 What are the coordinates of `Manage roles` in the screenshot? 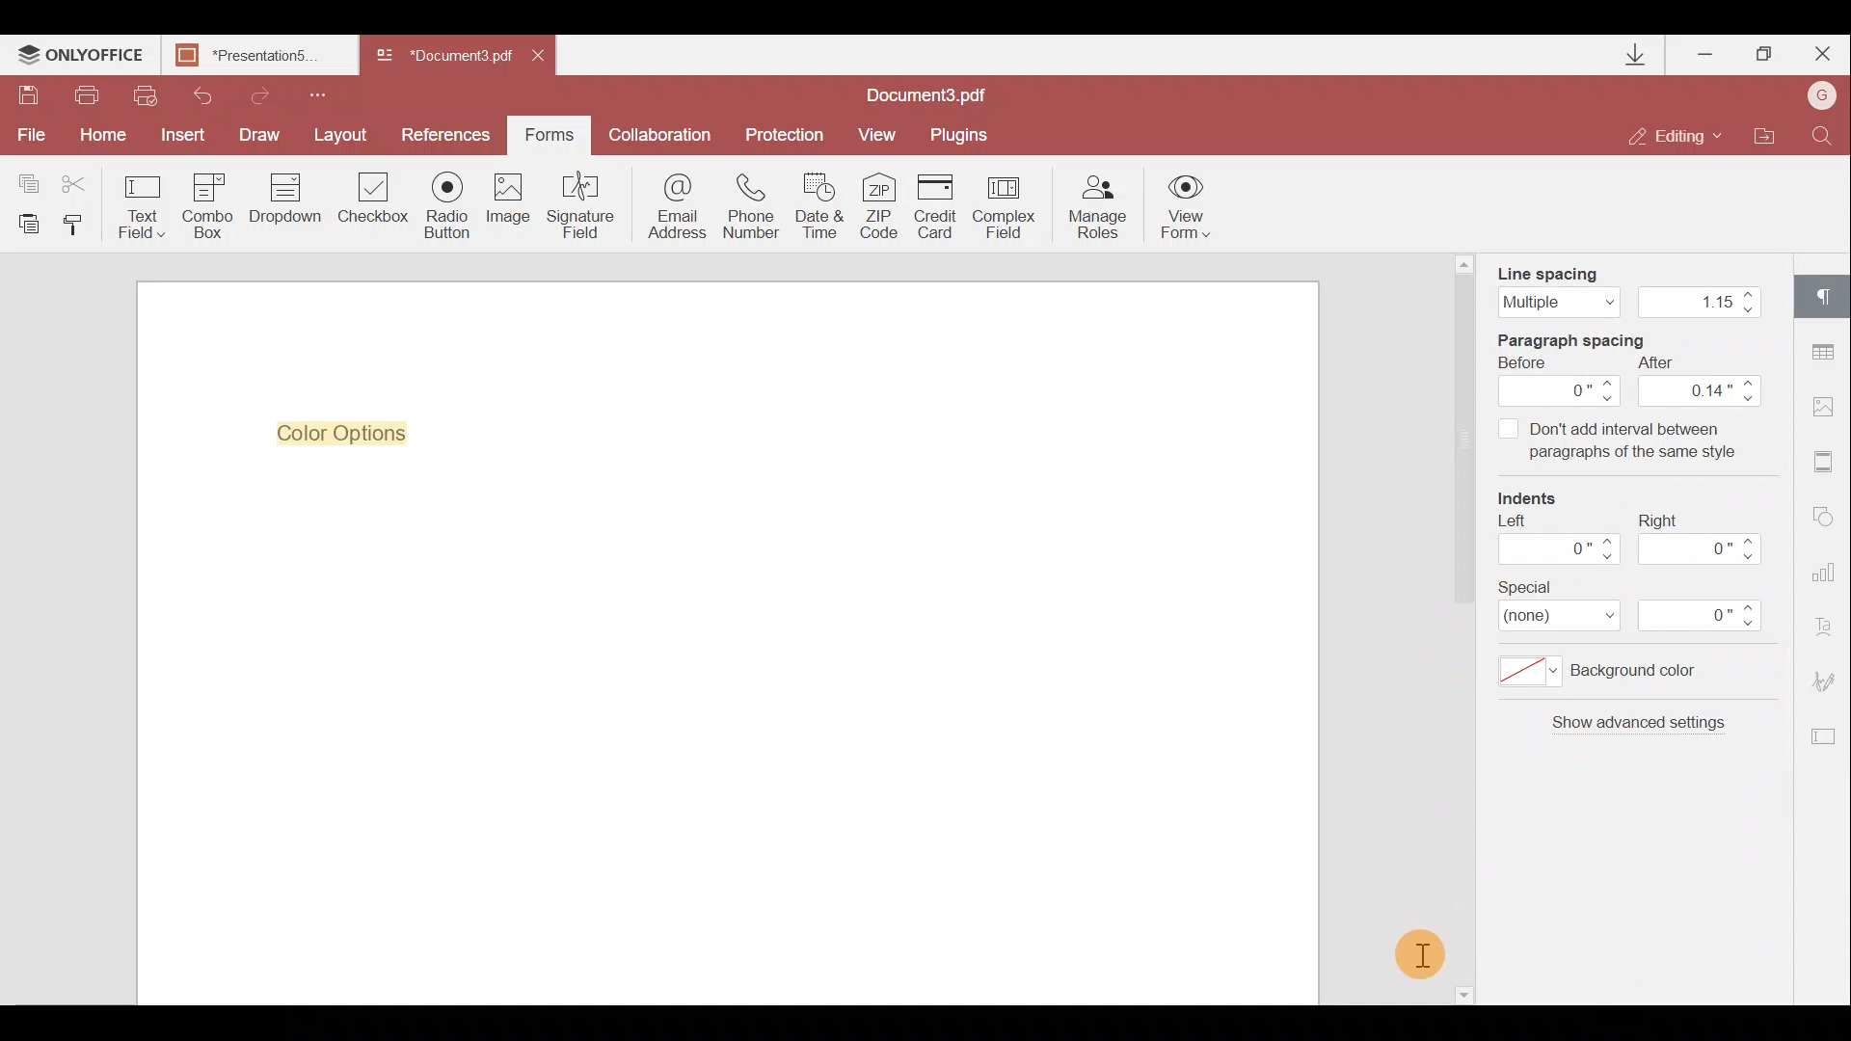 It's located at (1098, 207).